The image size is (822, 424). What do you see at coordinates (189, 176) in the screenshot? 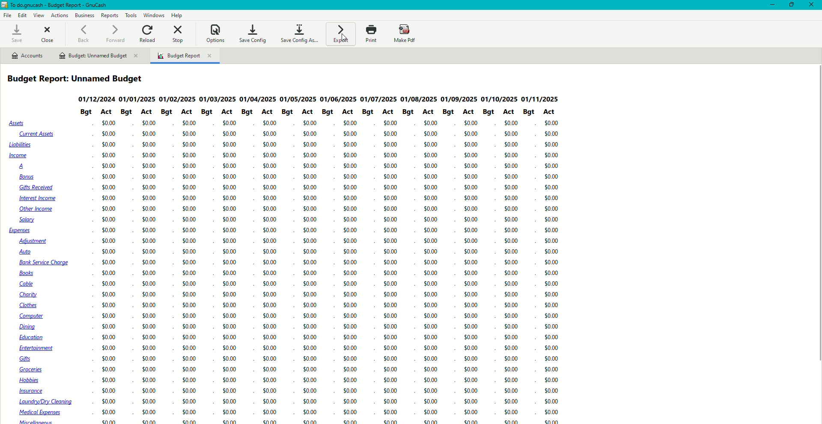
I see `$0.00` at bounding box center [189, 176].